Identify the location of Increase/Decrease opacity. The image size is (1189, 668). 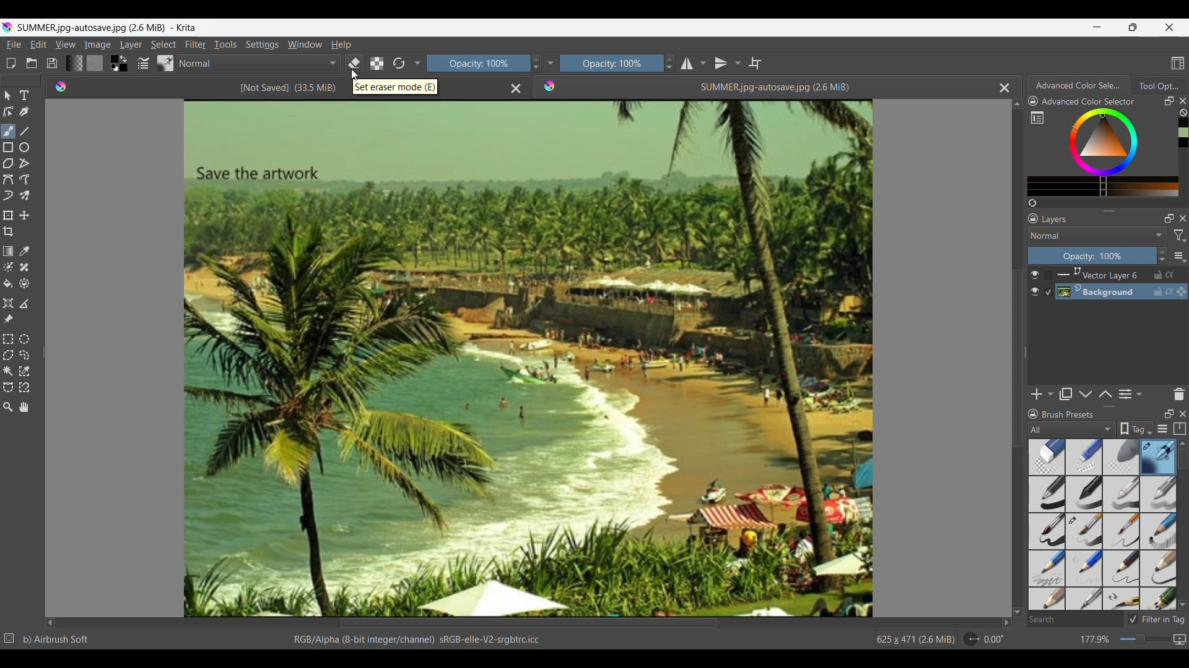
(669, 63).